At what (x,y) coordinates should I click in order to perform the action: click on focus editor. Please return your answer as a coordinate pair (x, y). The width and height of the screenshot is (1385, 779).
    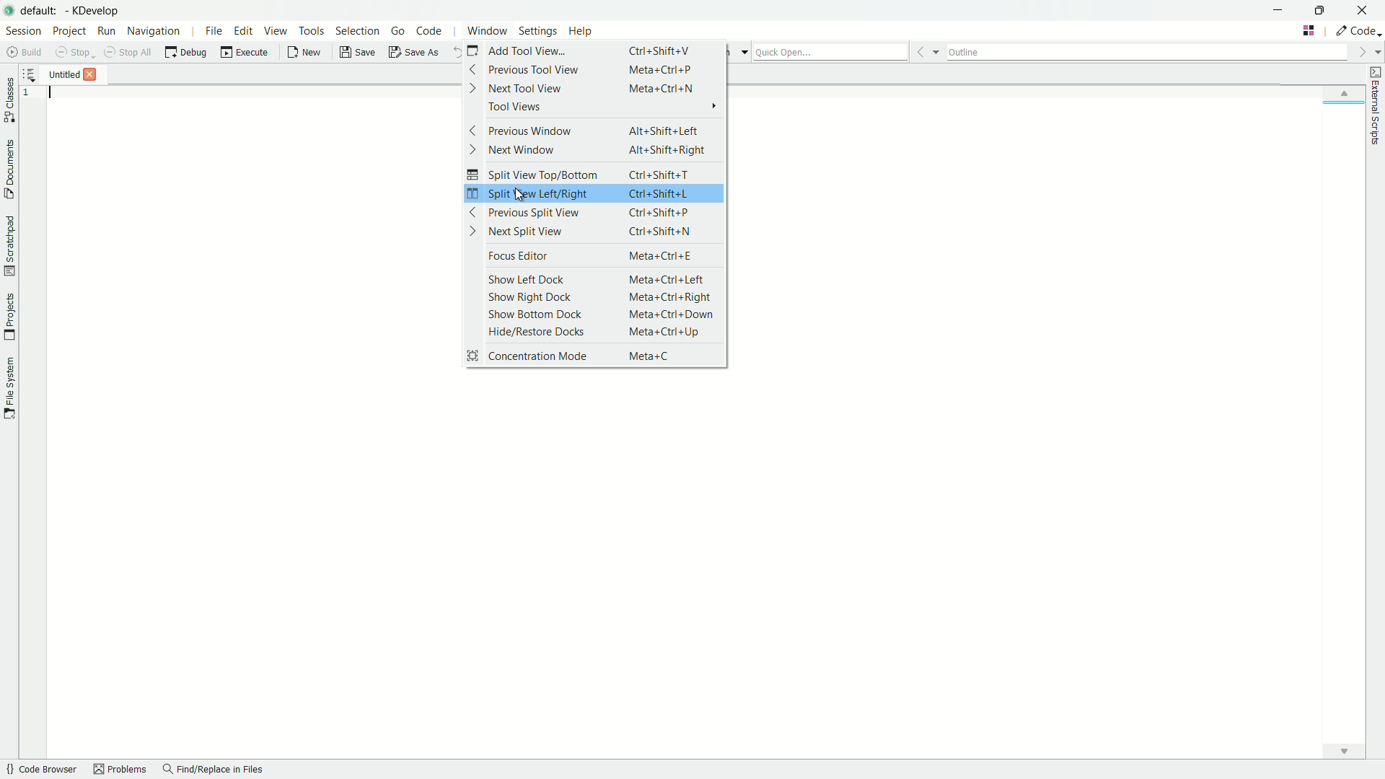
    Looking at the image, I should click on (546, 254).